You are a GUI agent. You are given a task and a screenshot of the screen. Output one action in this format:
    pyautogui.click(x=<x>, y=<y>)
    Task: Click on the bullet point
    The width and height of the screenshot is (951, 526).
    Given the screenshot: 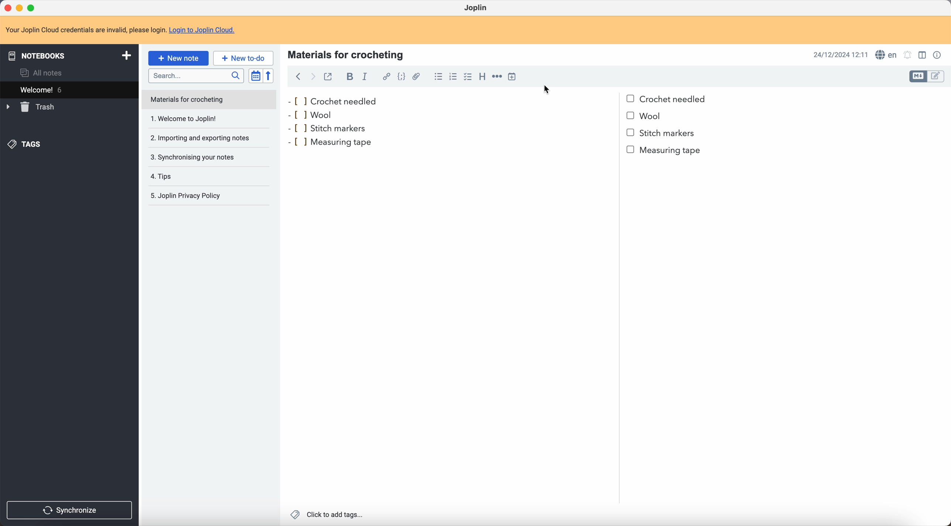 What is the action you would take?
    pyautogui.click(x=297, y=145)
    